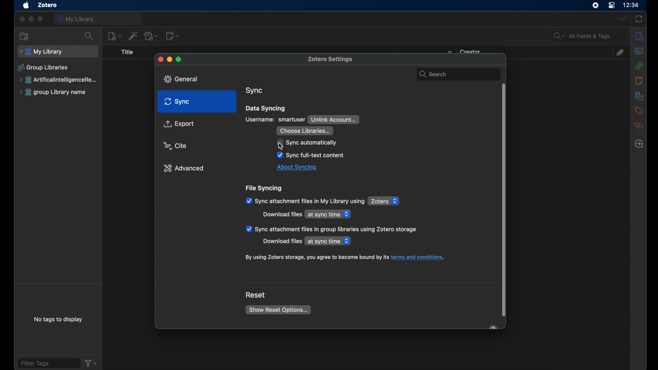 Image resolution: width=658 pixels, height=370 pixels. Describe the element at coordinates (282, 214) in the screenshot. I see `download files` at that location.